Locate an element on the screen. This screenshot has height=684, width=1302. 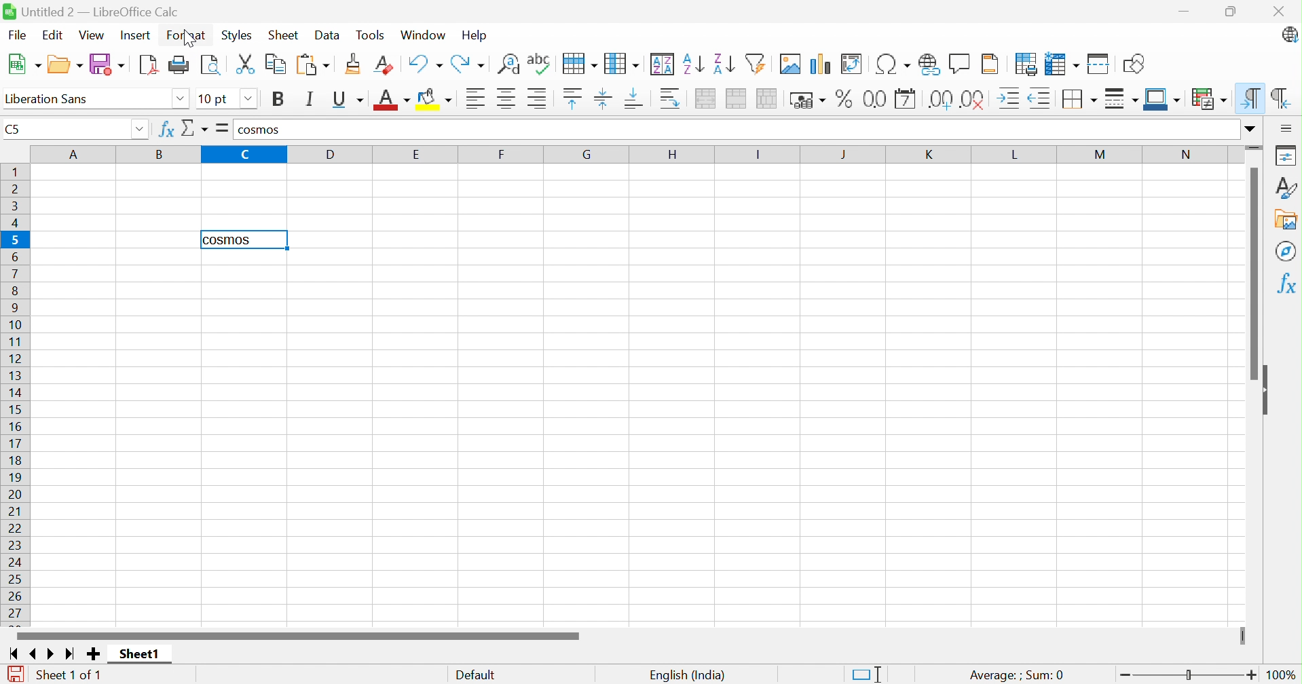
Clear direct formatting is located at coordinates (384, 65).